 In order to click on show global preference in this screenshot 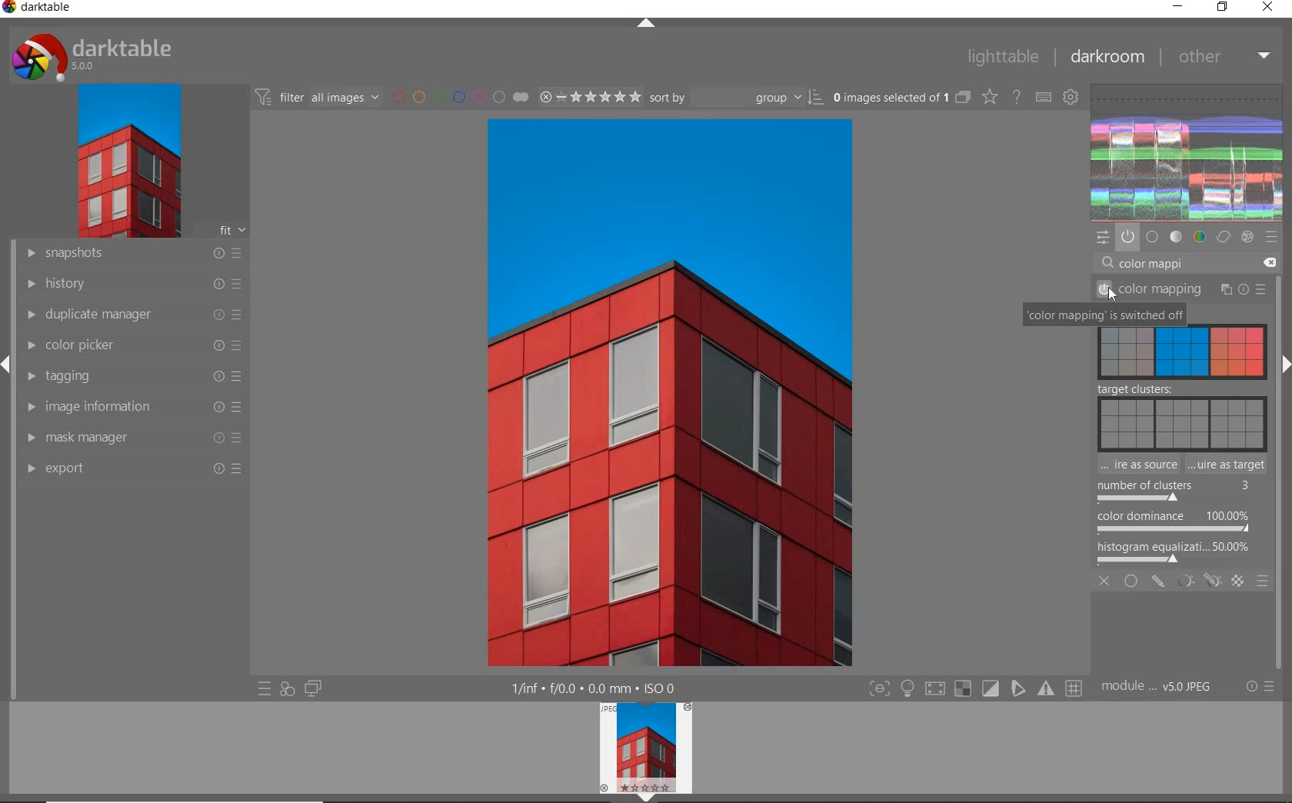, I will do `click(1071, 98)`.